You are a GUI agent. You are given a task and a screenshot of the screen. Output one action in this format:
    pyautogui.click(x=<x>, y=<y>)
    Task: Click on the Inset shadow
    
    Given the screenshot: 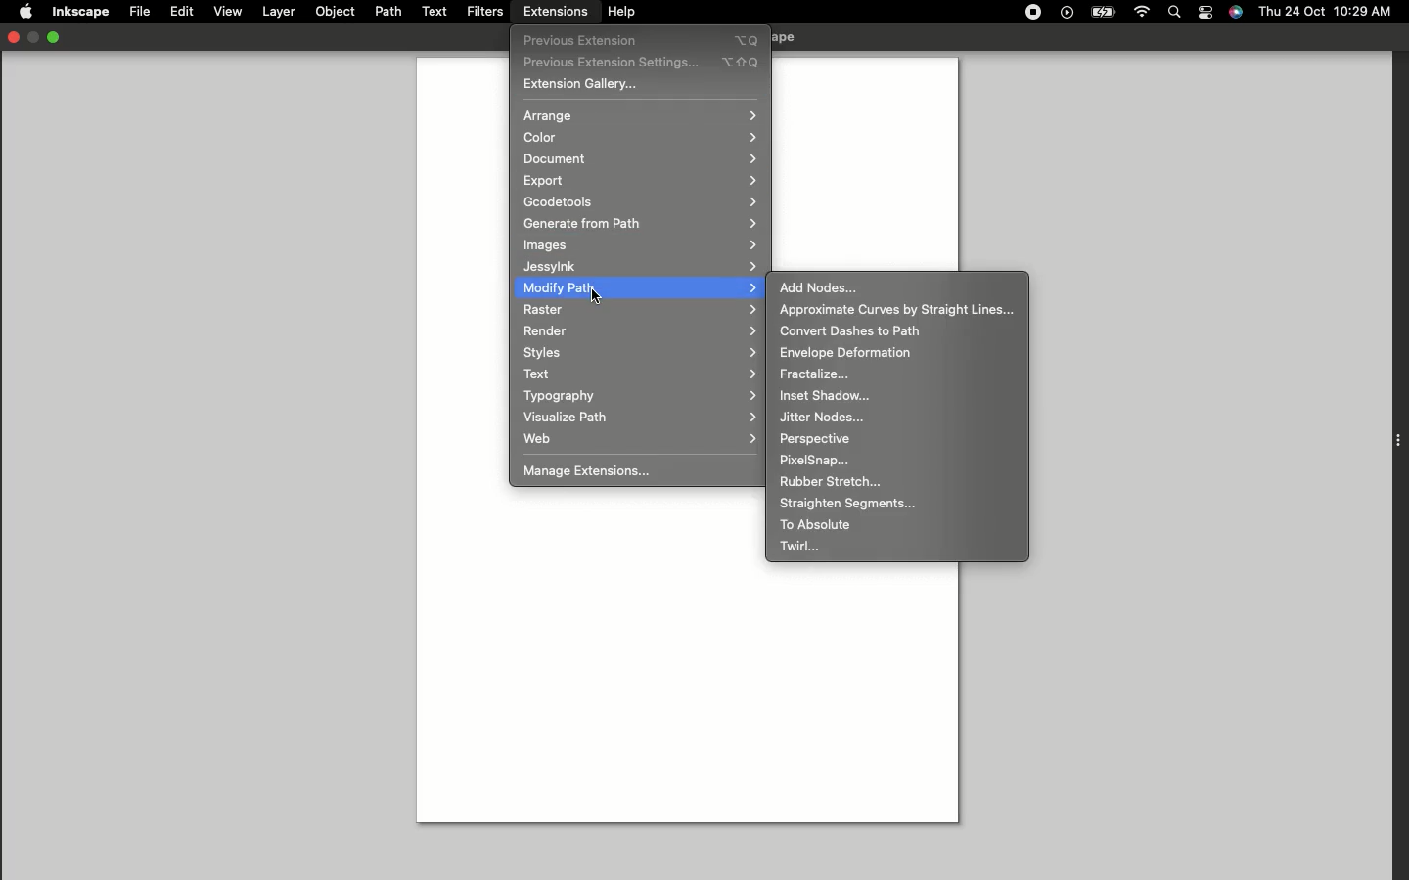 What is the action you would take?
    pyautogui.click(x=826, y=395)
    